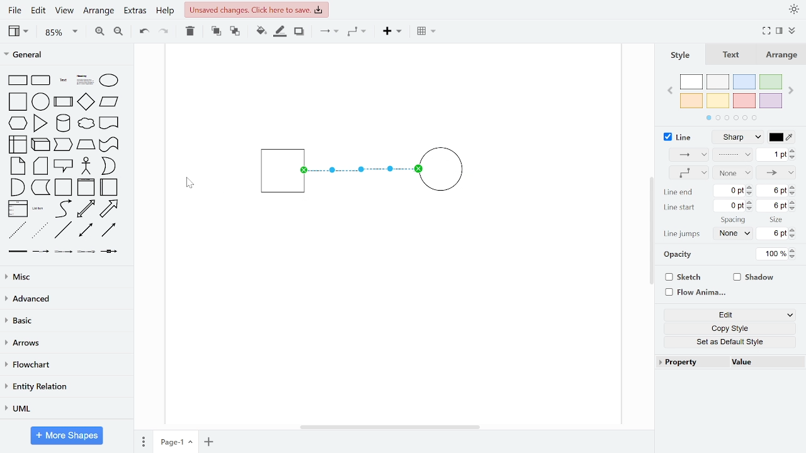 Image resolution: width=806 pixels, height=453 pixels. Describe the element at coordinates (62, 31) in the screenshot. I see `zoom` at that location.